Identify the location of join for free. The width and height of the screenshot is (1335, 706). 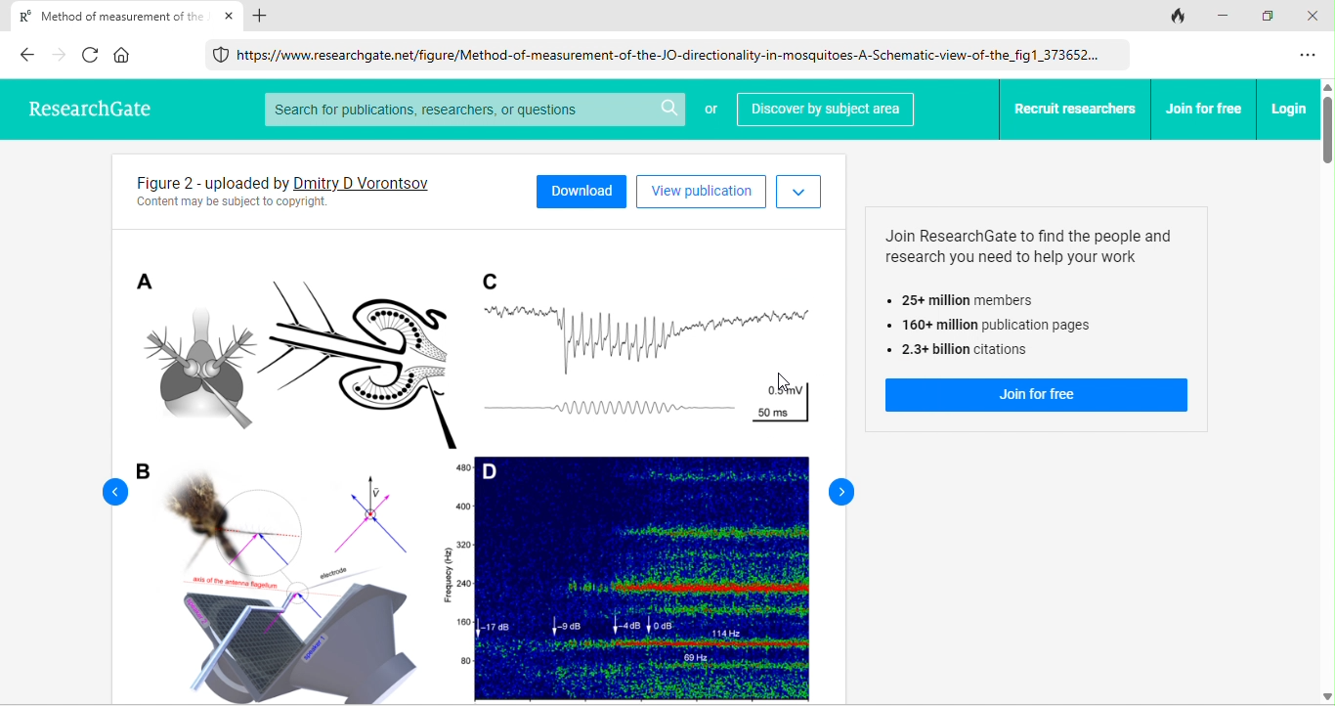
(1205, 109).